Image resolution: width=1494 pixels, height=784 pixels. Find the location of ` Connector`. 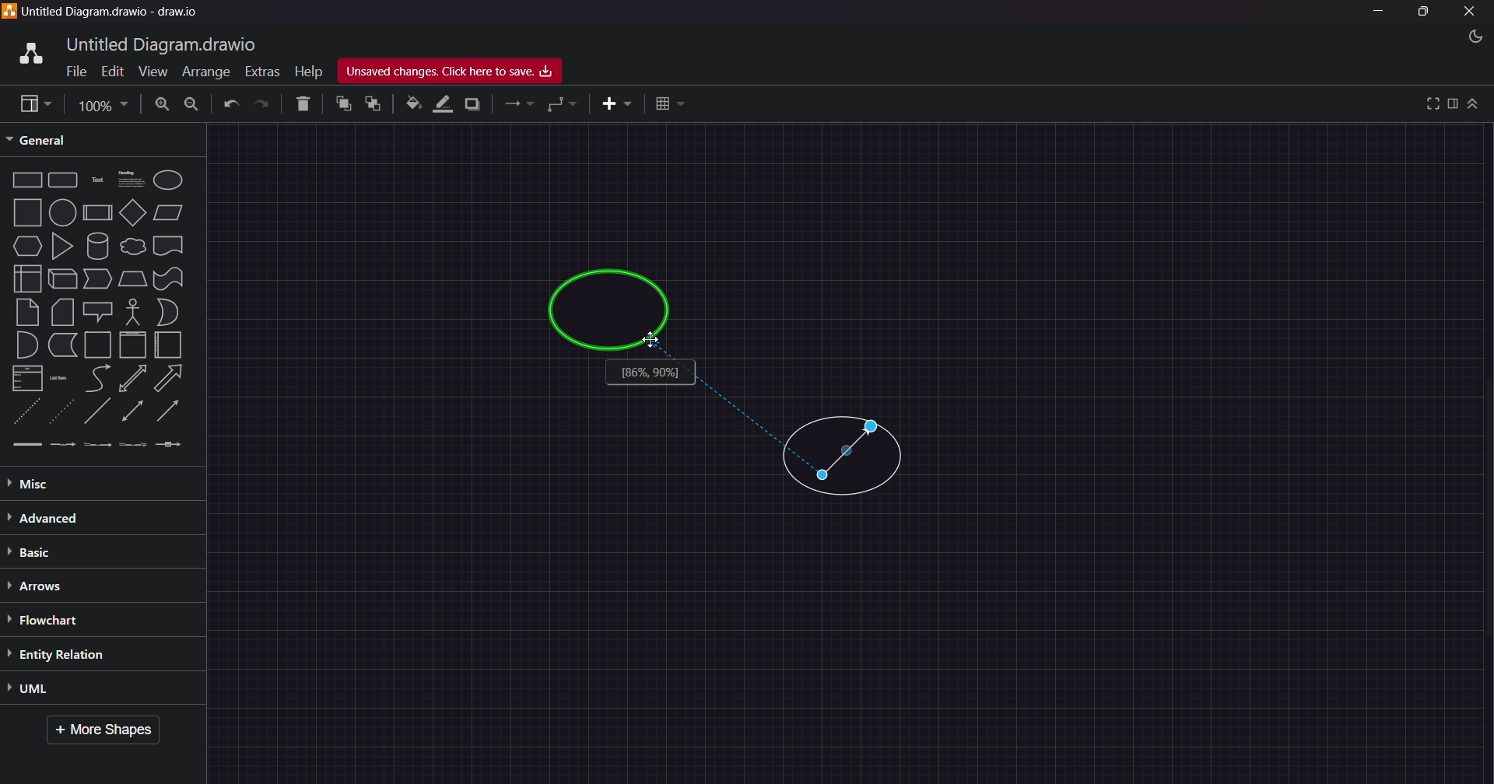

 Connector is located at coordinates (849, 453).